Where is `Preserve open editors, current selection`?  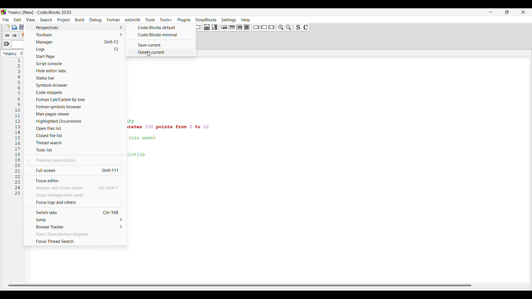 Preserve open editors, current selection is located at coordinates (75, 160).